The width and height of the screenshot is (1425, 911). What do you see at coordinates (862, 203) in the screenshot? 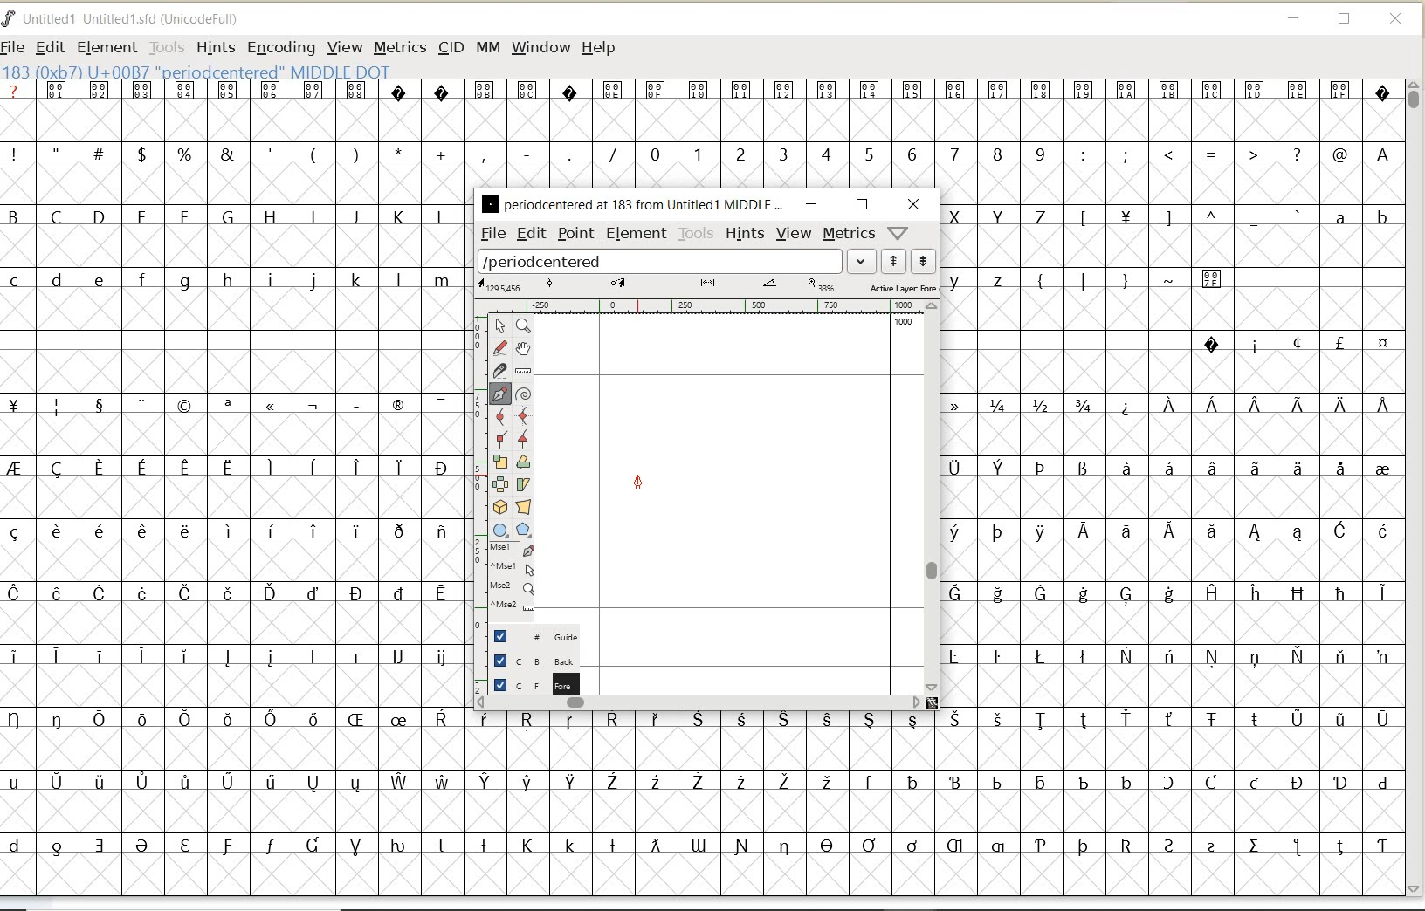
I see `restore` at bounding box center [862, 203].